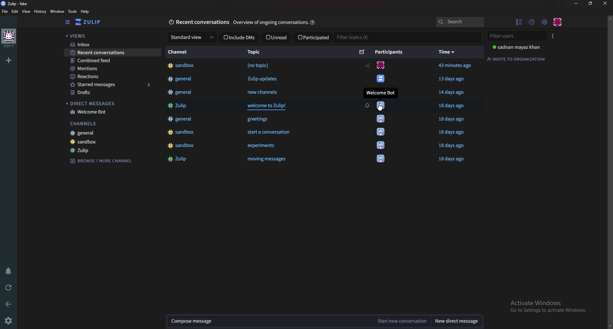 The width and height of the screenshot is (613, 329). I want to click on Recent conversationts, so click(198, 22).